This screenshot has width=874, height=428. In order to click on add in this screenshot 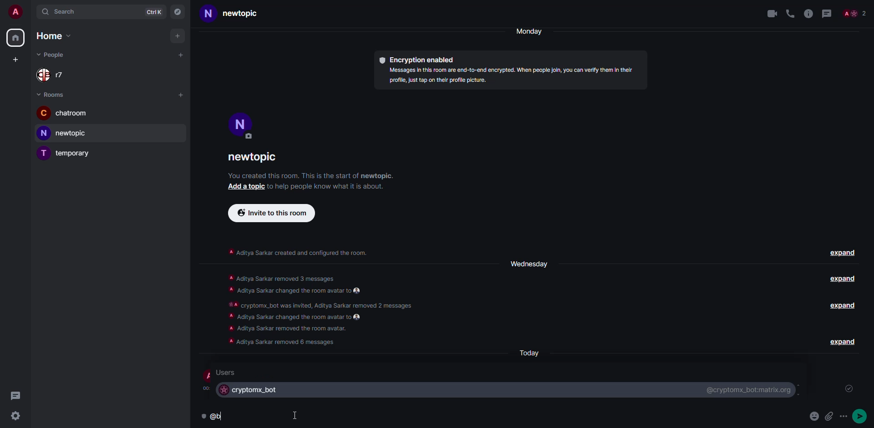, I will do `click(181, 56)`.